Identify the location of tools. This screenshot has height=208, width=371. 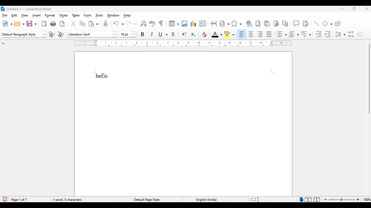
(99, 16).